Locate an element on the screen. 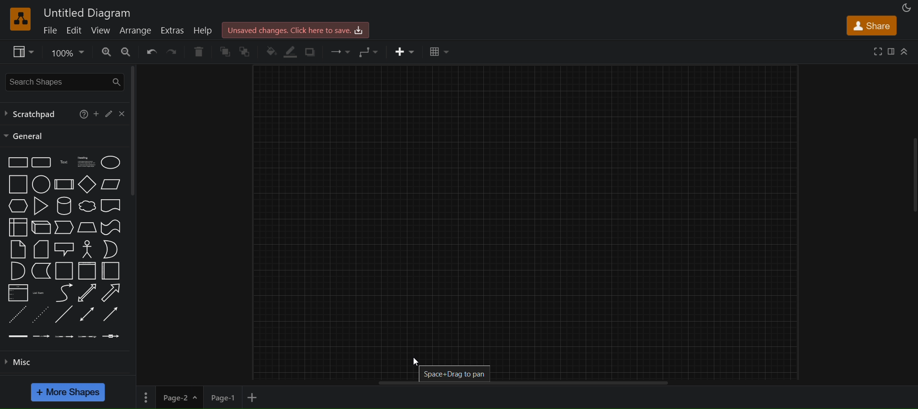  file is located at coordinates (50, 31).